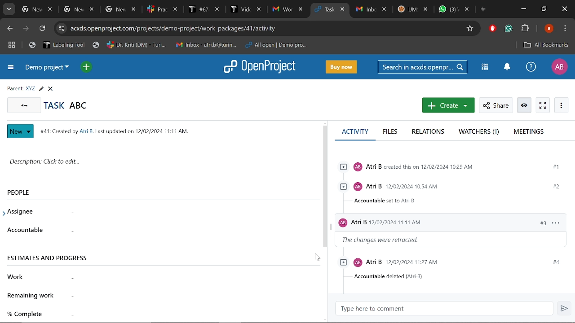  I want to click on Current project, so click(47, 69).